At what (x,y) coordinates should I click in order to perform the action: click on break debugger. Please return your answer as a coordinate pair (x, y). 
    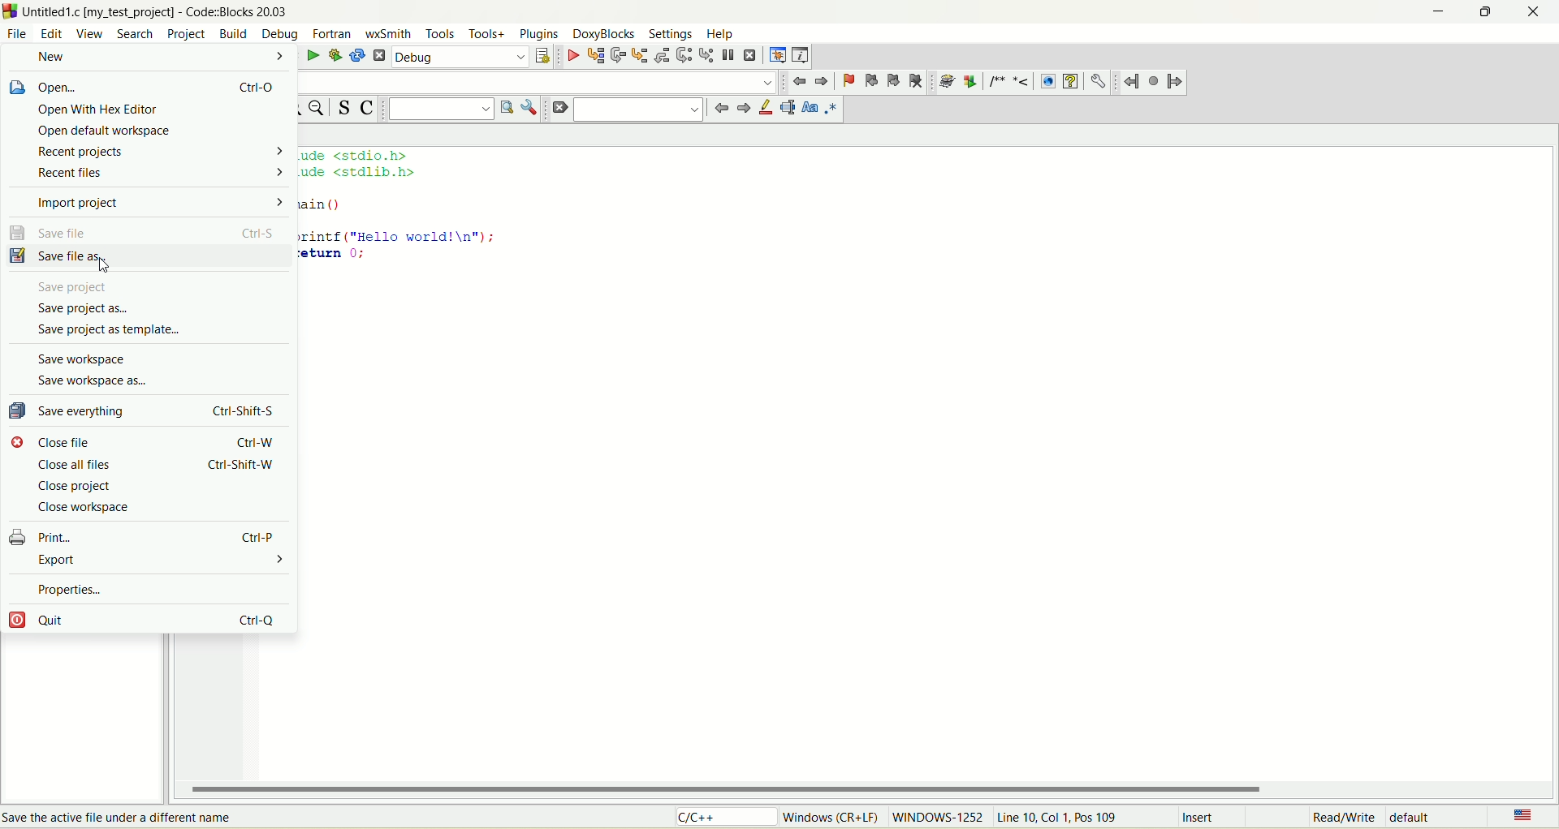
    Looking at the image, I should click on (728, 55).